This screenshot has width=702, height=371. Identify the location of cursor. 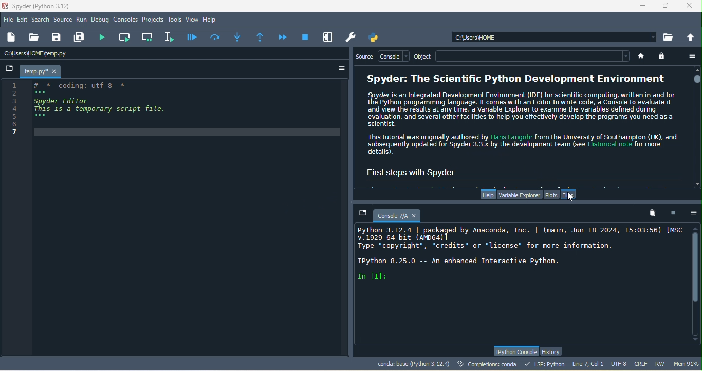
(572, 197).